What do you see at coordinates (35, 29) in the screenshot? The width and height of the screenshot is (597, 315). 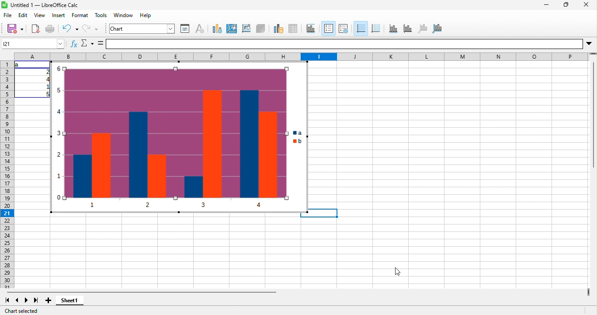 I see `export directly as pdf` at bounding box center [35, 29].